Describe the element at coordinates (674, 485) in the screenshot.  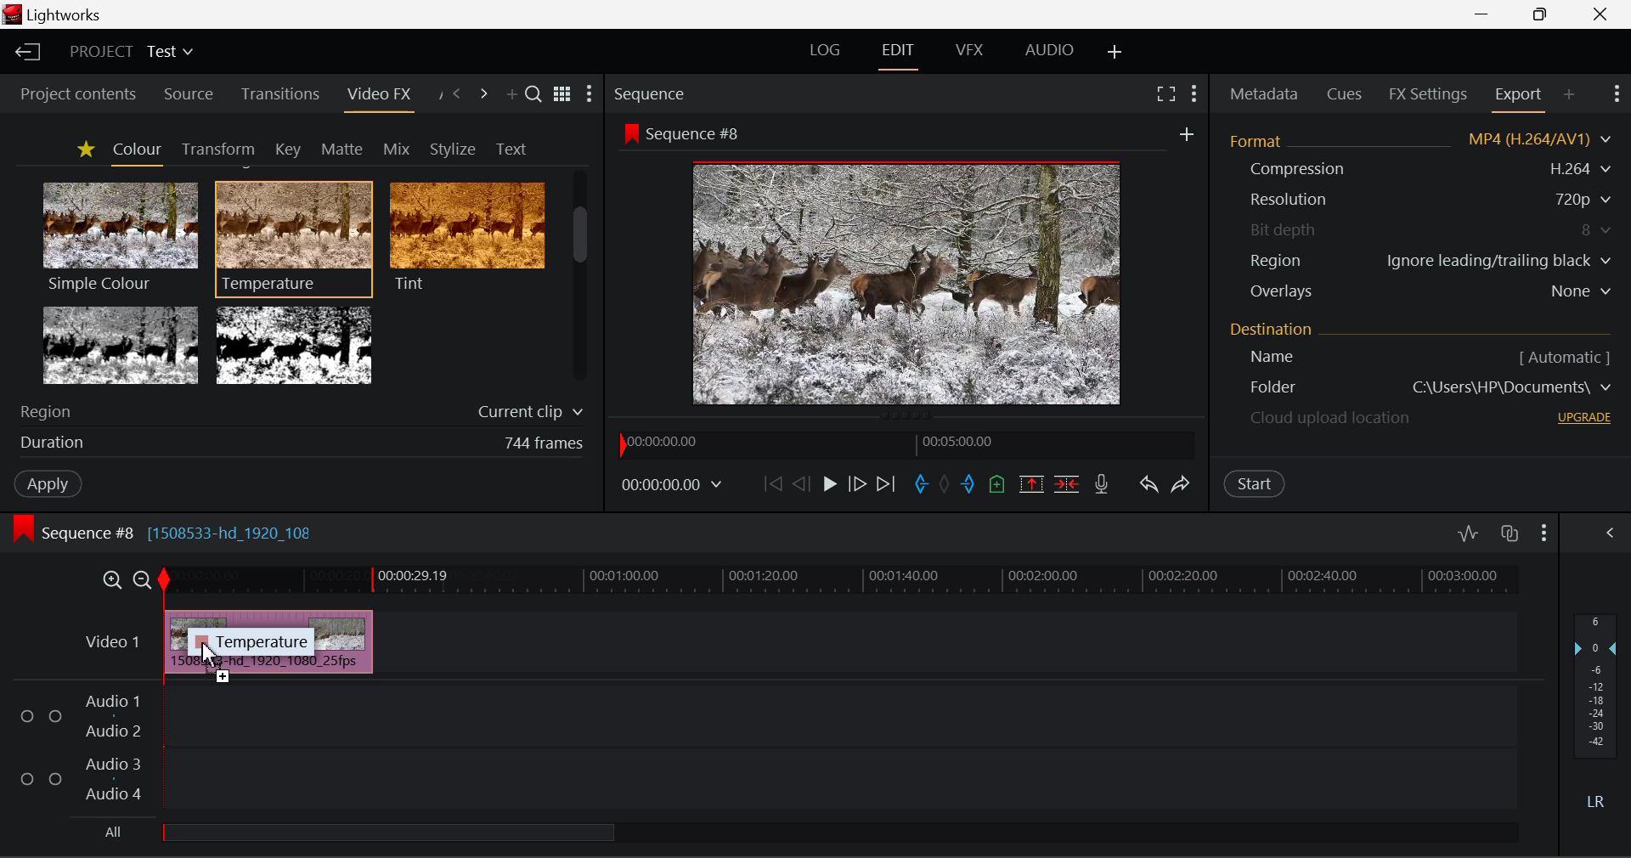
I see `00:00:00.00` at that location.